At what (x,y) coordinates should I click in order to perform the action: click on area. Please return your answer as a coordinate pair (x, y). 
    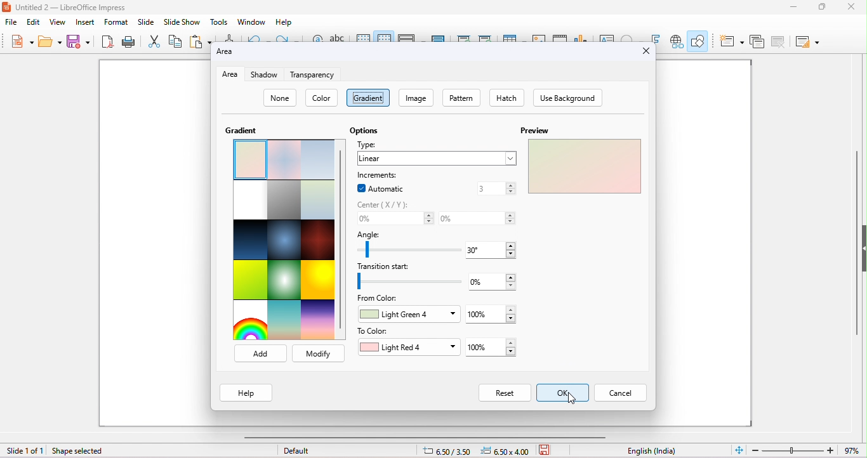
    Looking at the image, I should click on (232, 53).